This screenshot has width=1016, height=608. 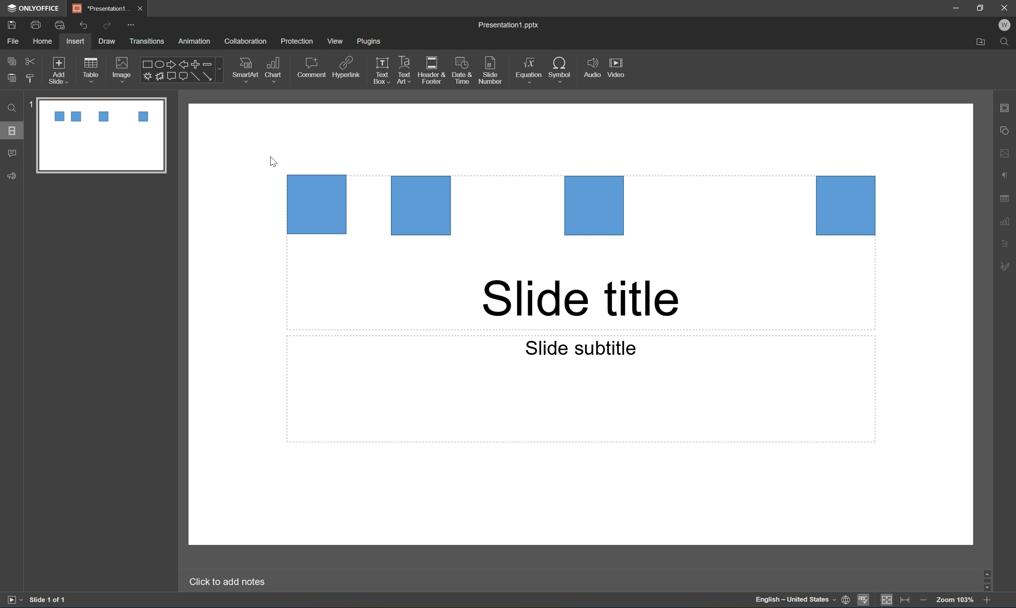 What do you see at coordinates (105, 41) in the screenshot?
I see `draw` at bounding box center [105, 41].